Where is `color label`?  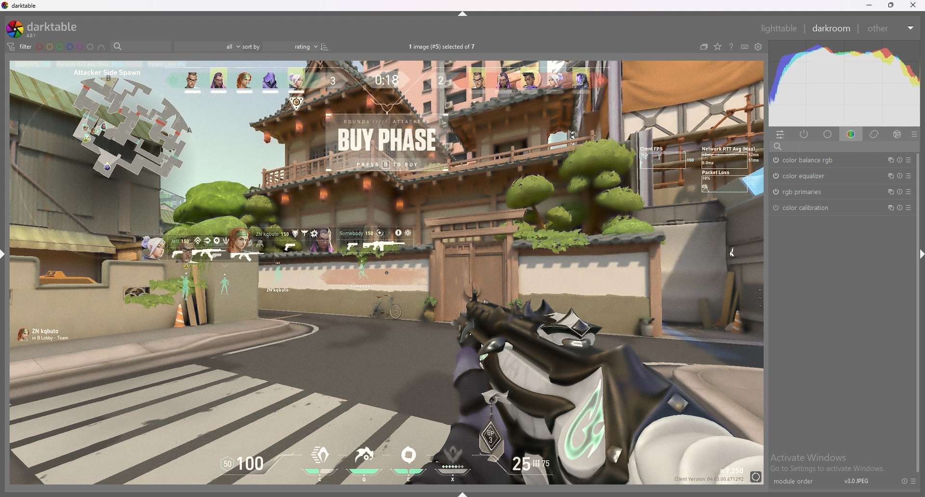 color label is located at coordinates (66, 47).